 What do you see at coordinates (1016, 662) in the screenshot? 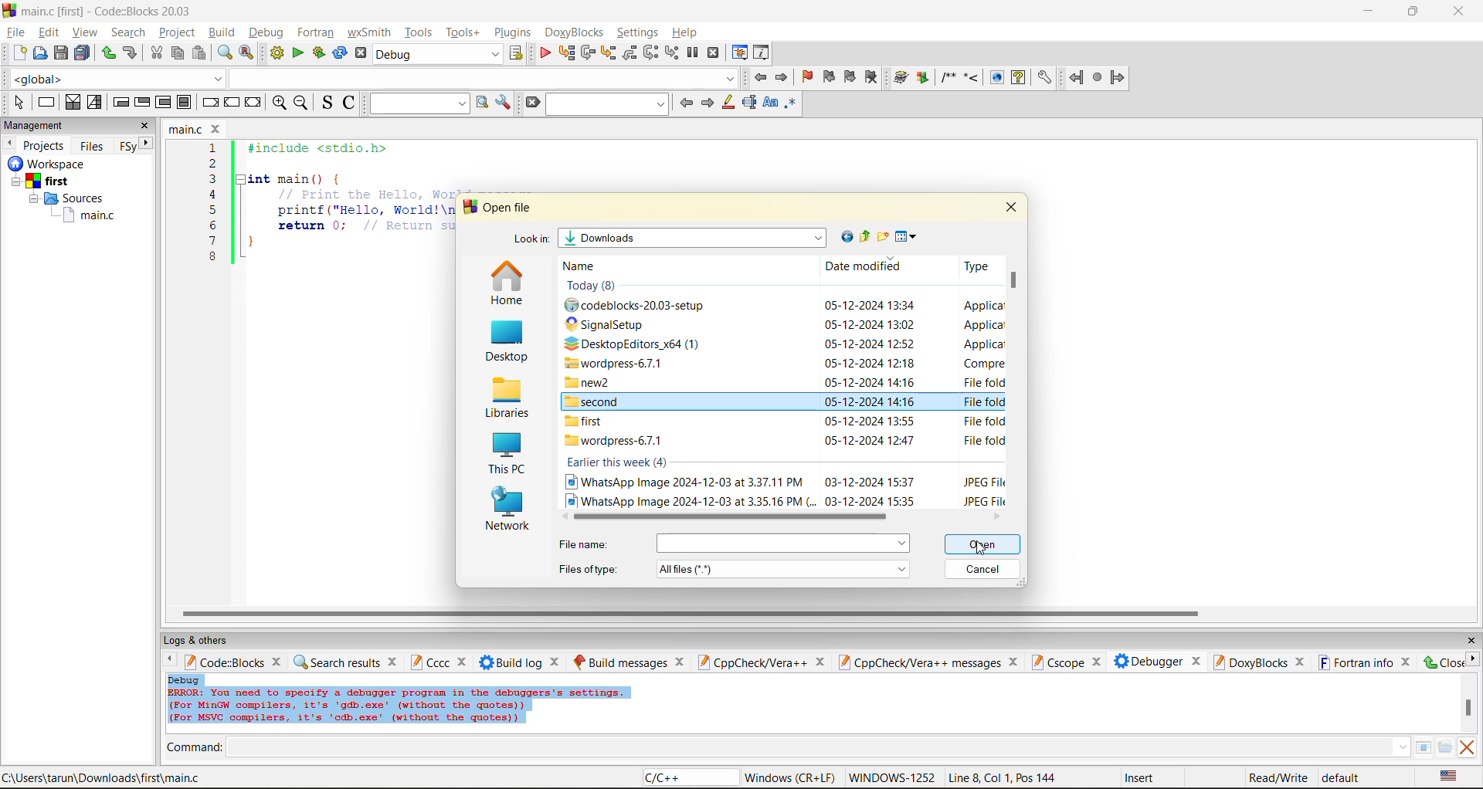
I see `close` at bounding box center [1016, 662].